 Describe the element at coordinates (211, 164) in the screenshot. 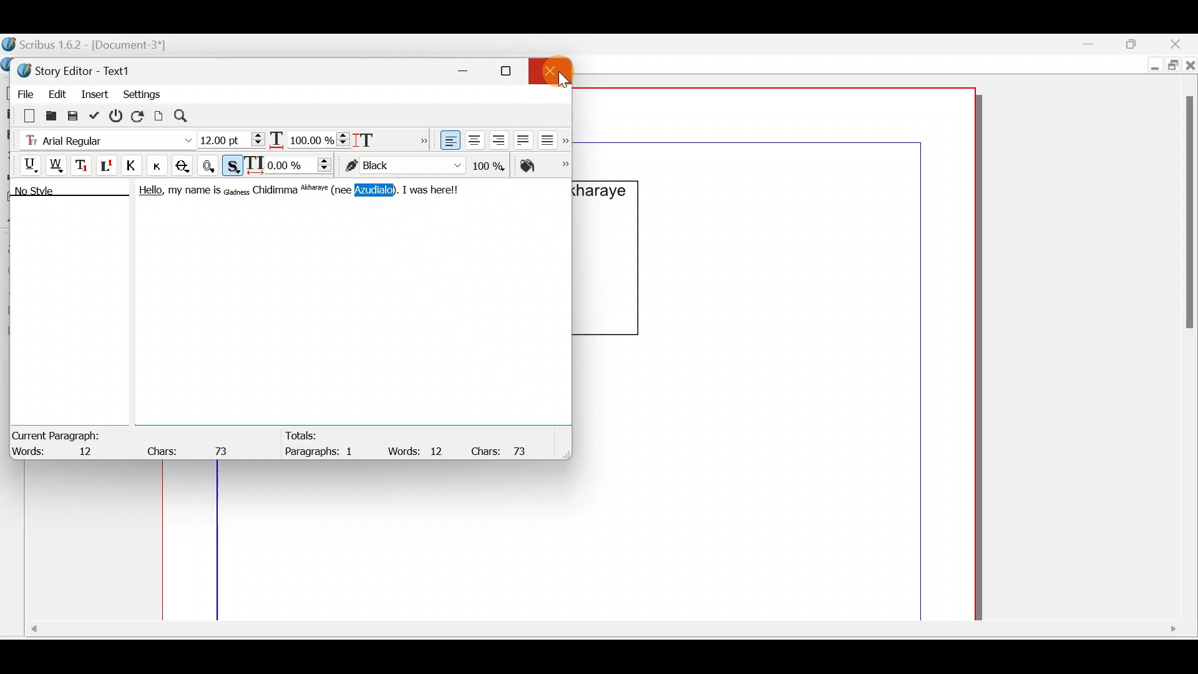

I see `Outline` at that location.